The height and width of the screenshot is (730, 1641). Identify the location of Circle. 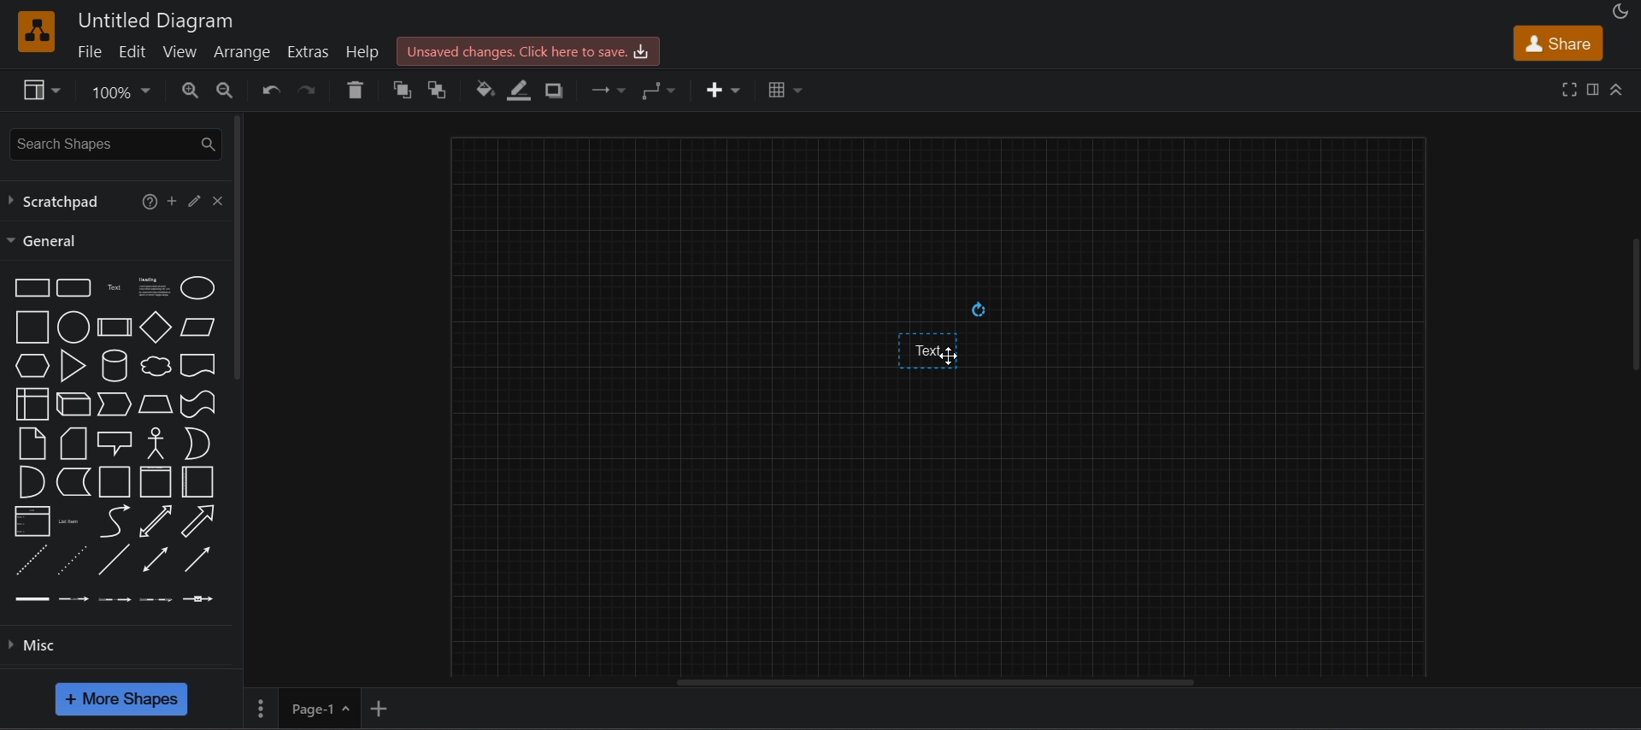
(74, 327).